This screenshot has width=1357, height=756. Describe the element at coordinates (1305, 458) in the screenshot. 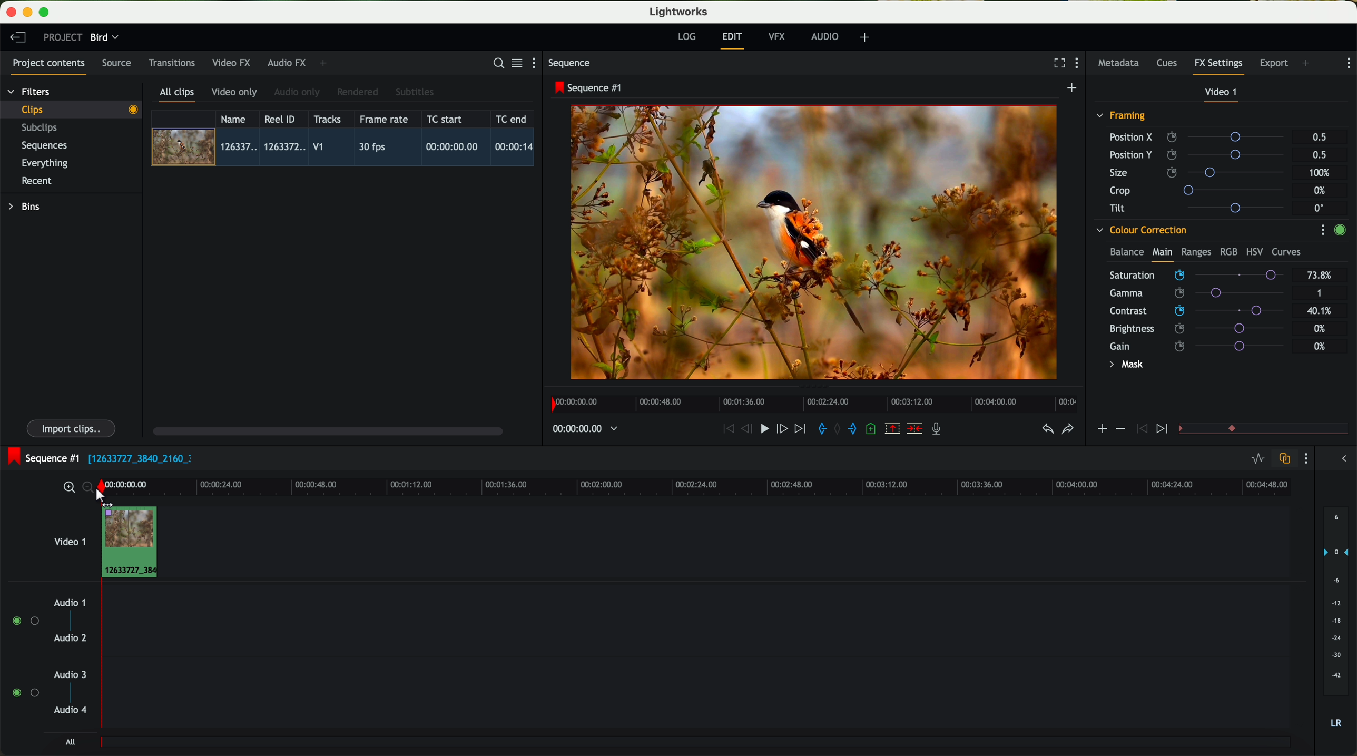

I see `show settings menu` at that location.